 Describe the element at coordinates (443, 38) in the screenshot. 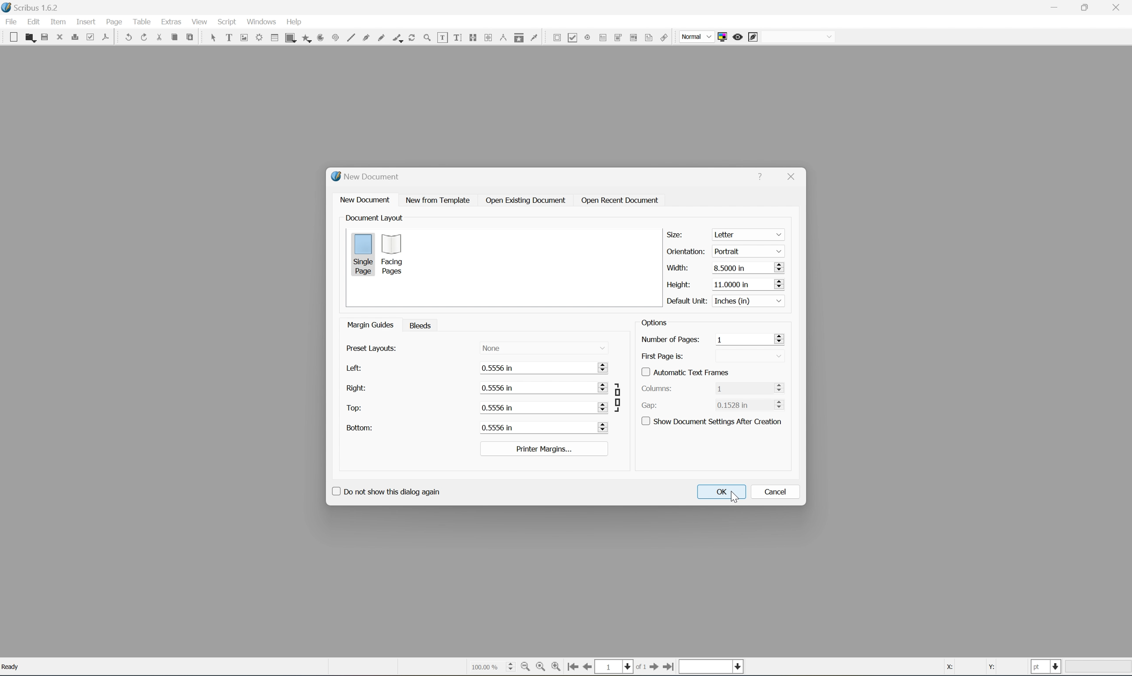

I see `edit contents of frames` at that location.